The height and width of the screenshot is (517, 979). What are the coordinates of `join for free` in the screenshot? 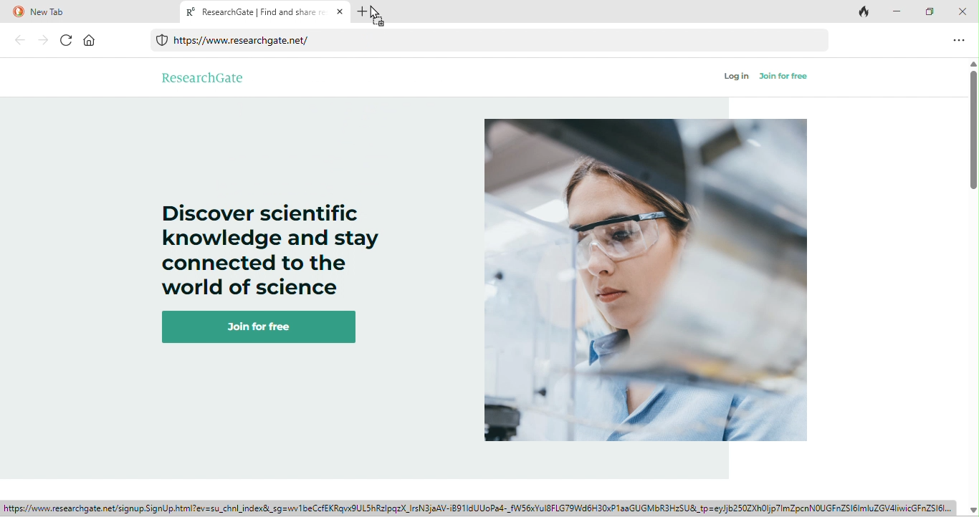 It's located at (783, 77).